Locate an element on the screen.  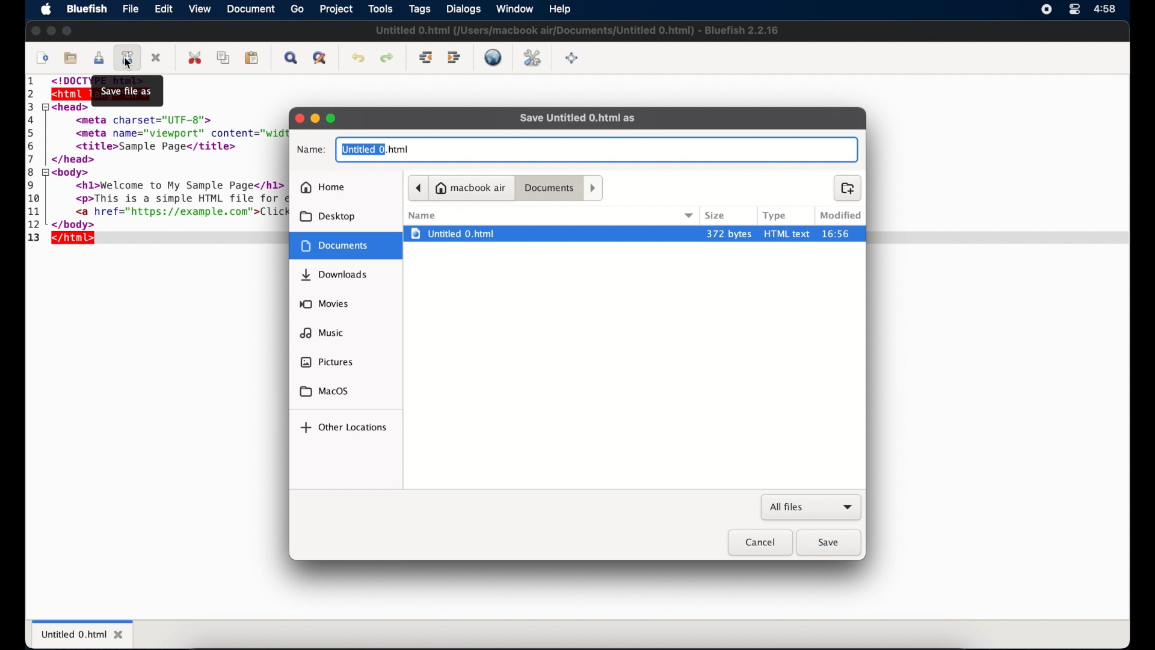
maximize is located at coordinates (332, 118).